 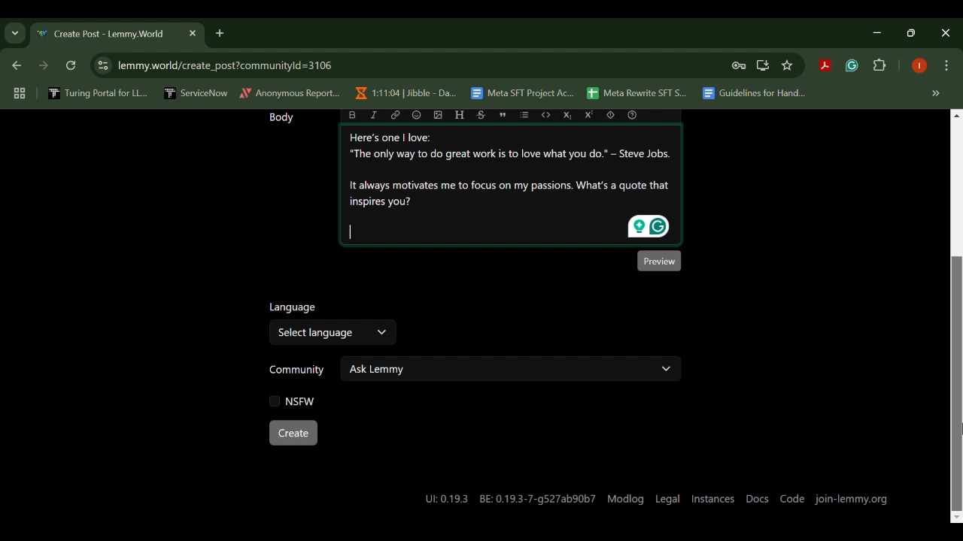 I want to click on DRAG_TO Cursor Position, so click(x=957, y=430).